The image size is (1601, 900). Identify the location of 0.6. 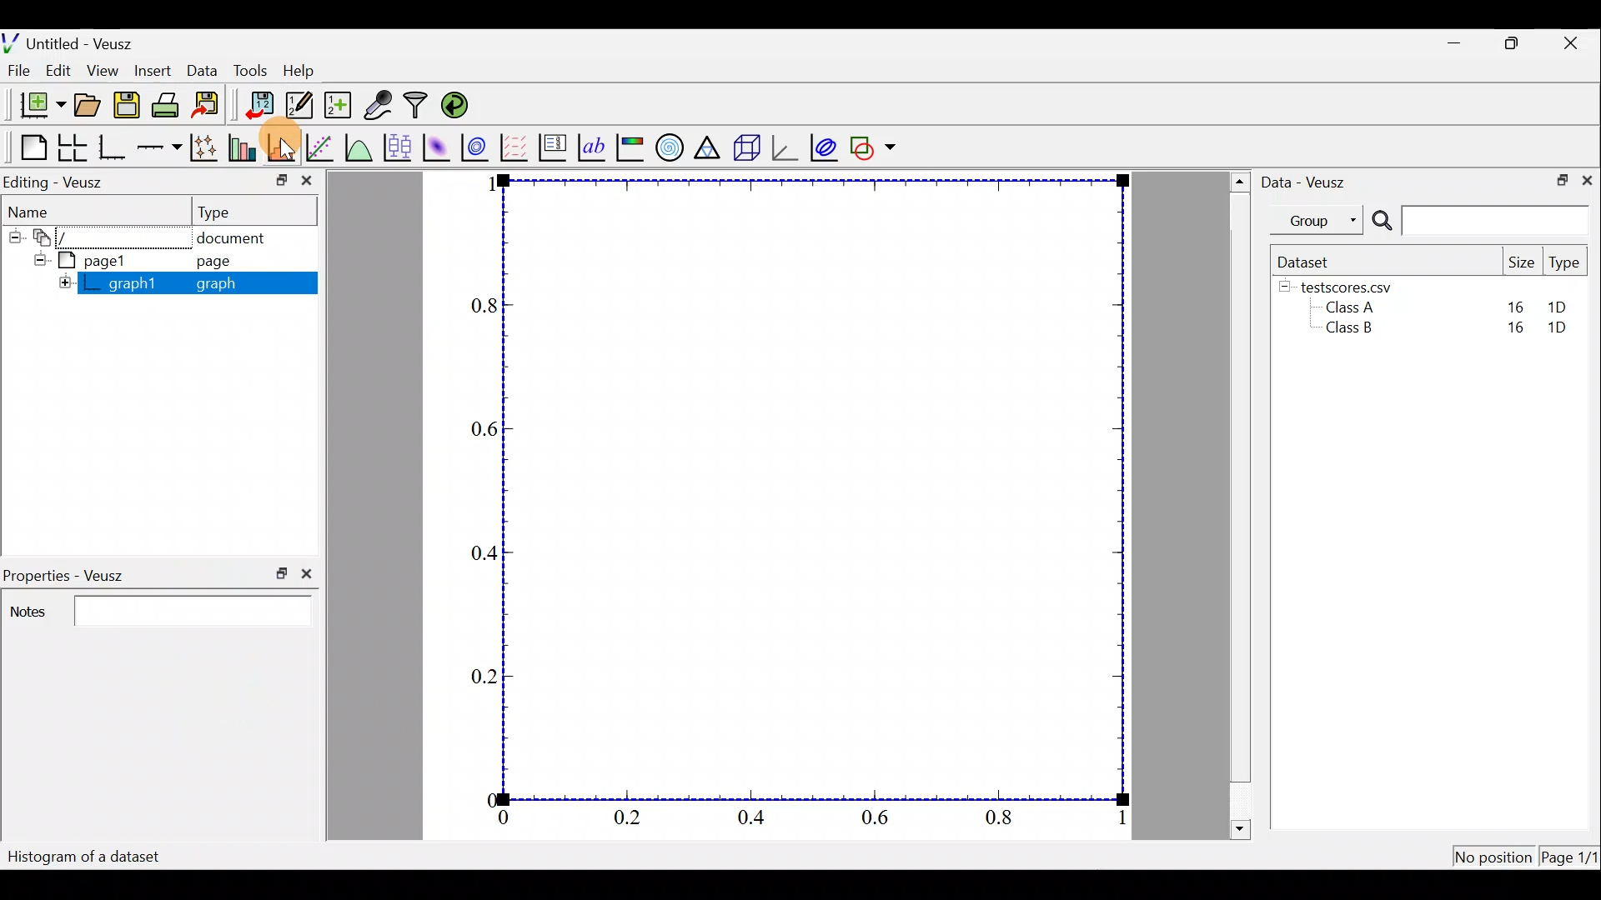
(879, 820).